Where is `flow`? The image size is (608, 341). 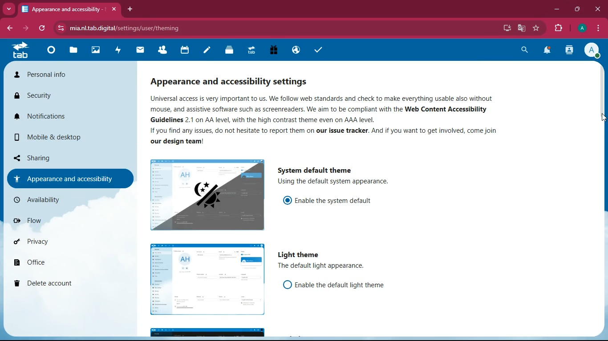 flow is located at coordinates (53, 220).